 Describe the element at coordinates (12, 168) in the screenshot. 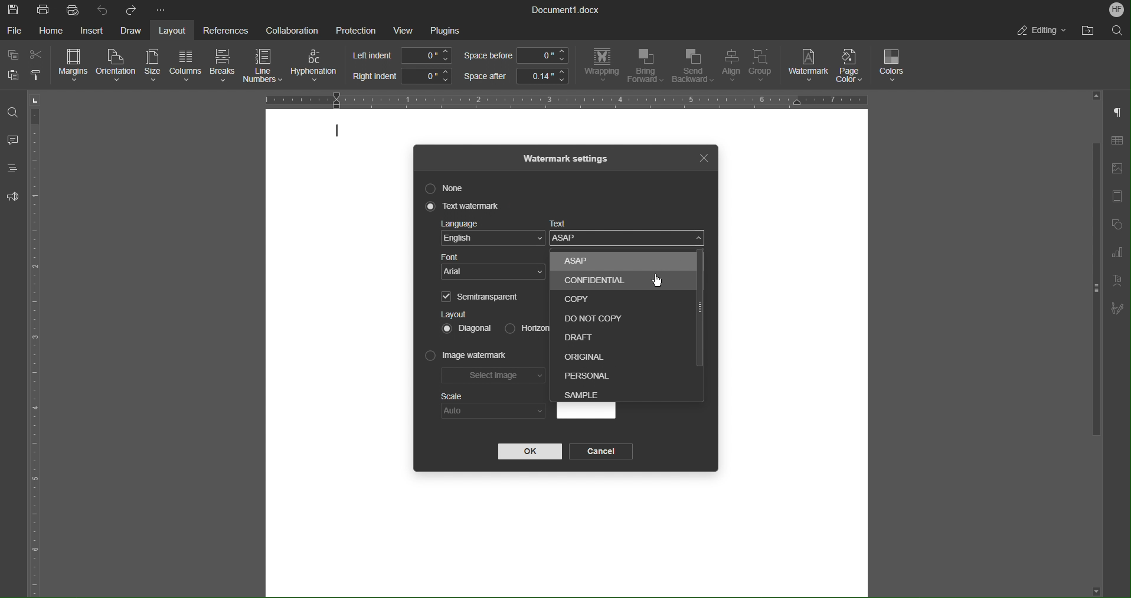

I see `Headings` at that location.